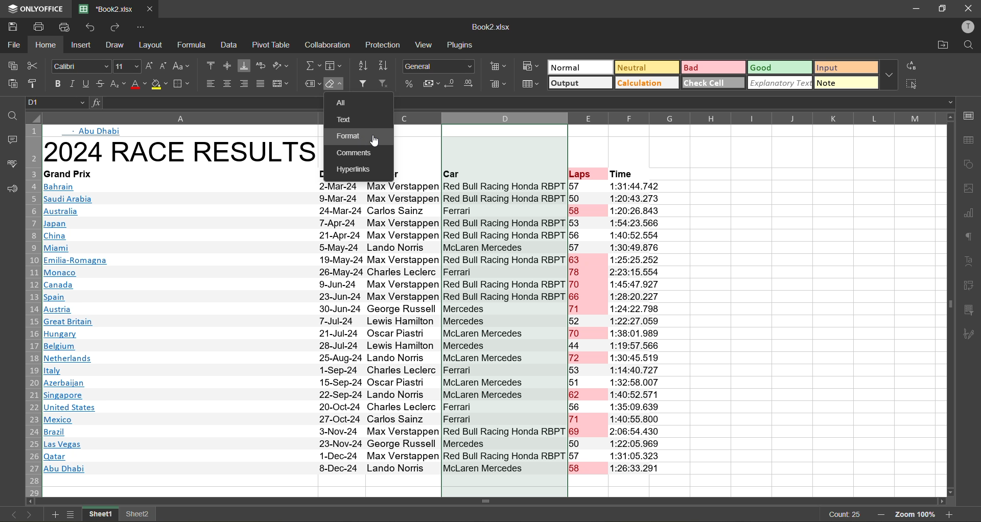 The width and height of the screenshot is (981, 522). What do you see at coordinates (646, 67) in the screenshot?
I see `neutral` at bounding box center [646, 67].